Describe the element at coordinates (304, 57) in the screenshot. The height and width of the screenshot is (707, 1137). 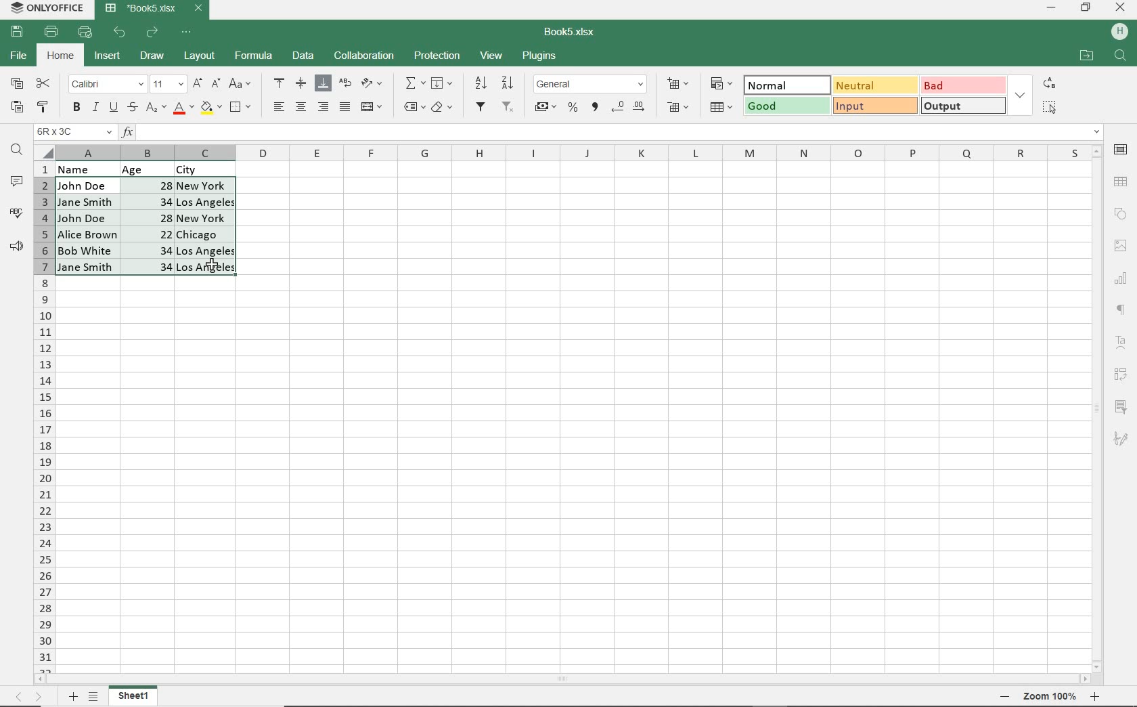
I see `DATA` at that location.